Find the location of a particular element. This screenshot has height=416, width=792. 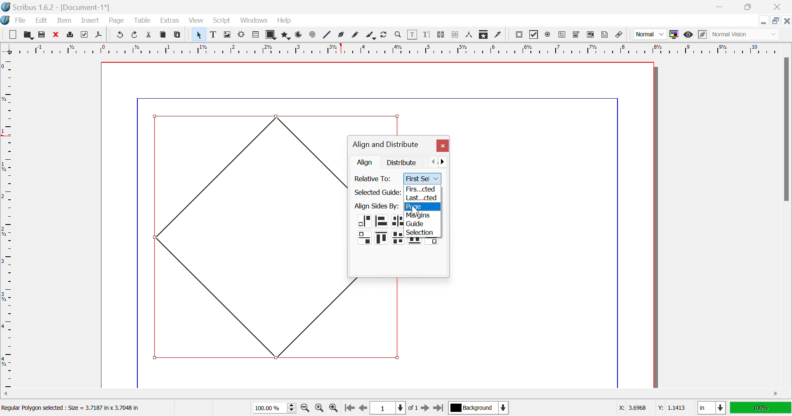

Shape is located at coordinates (249, 235).